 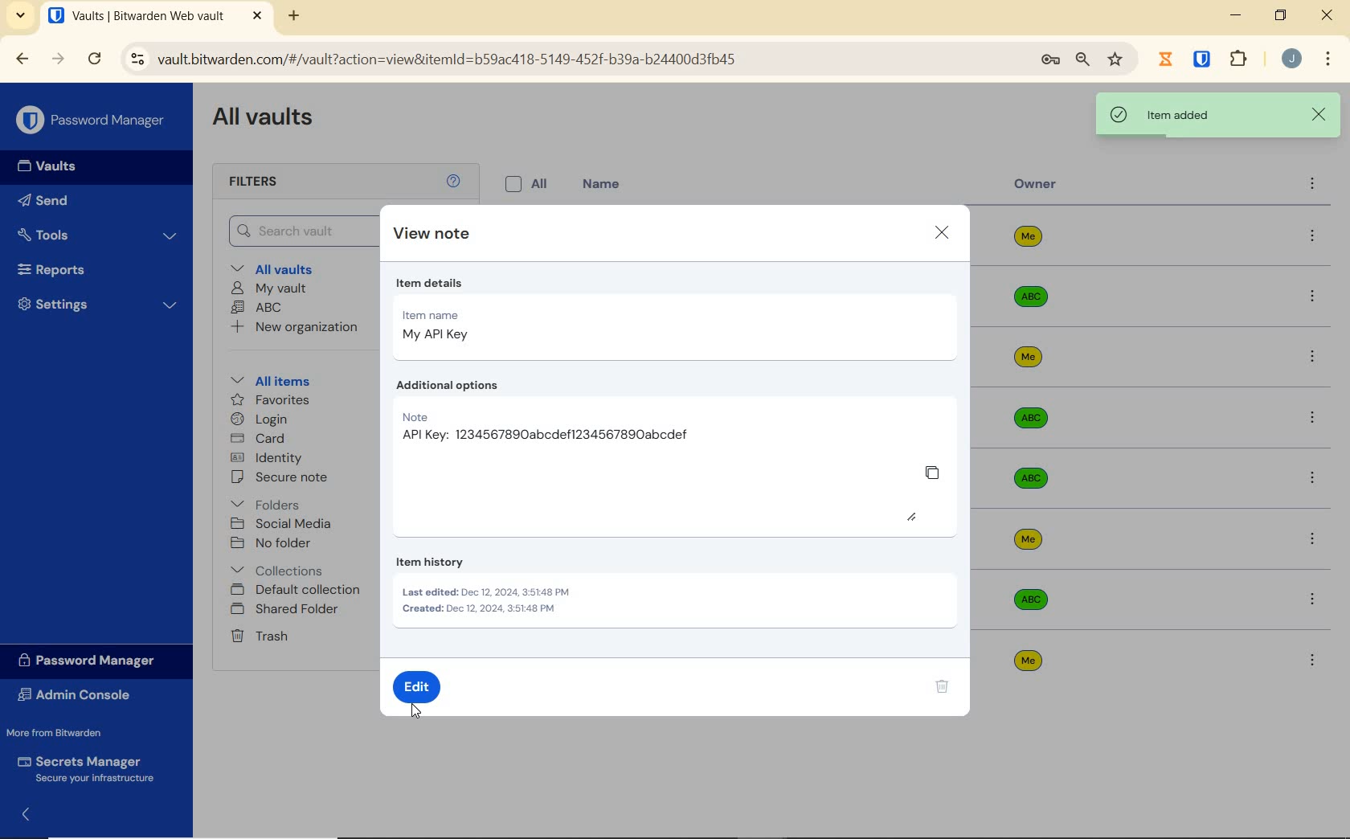 I want to click on CLOSE, so click(x=257, y=16).